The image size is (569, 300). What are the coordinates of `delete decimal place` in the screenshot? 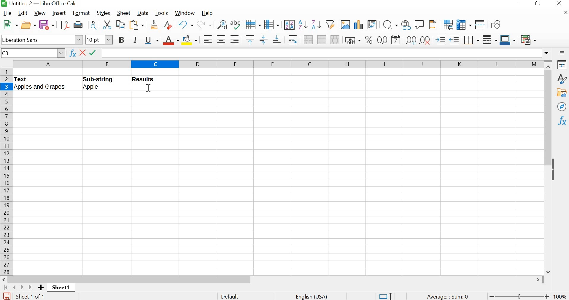 It's located at (425, 40).